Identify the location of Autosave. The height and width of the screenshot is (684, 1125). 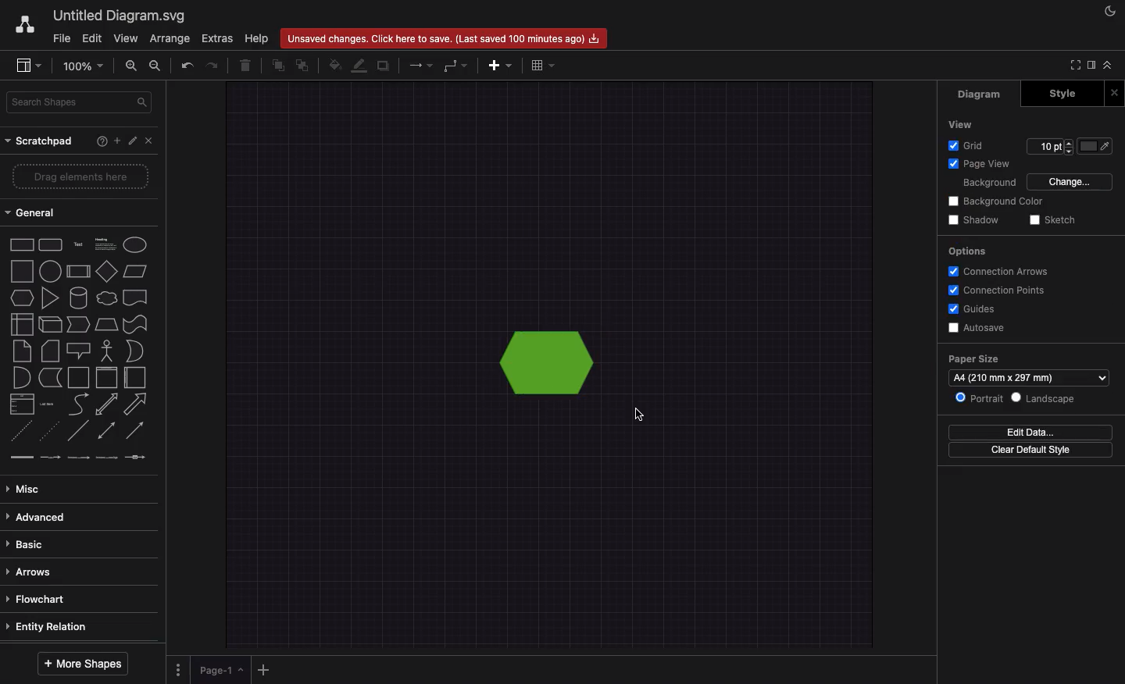
(979, 326).